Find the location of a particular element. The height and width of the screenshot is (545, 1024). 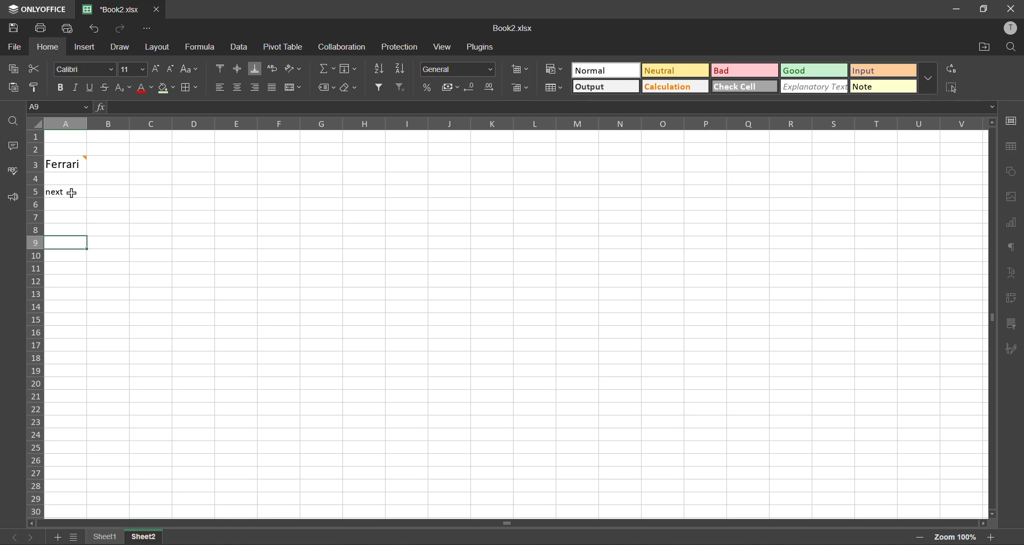

increment size is located at coordinates (156, 69).